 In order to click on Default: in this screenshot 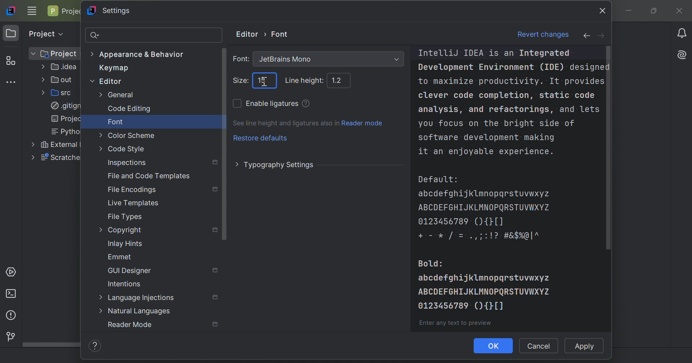, I will do `click(438, 179)`.